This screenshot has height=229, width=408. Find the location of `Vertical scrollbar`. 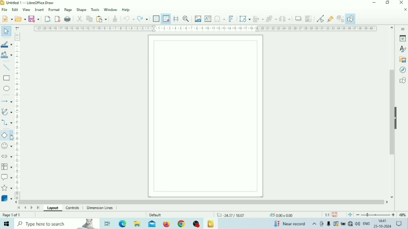

Vertical scrollbar is located at coordinates (392, 112).